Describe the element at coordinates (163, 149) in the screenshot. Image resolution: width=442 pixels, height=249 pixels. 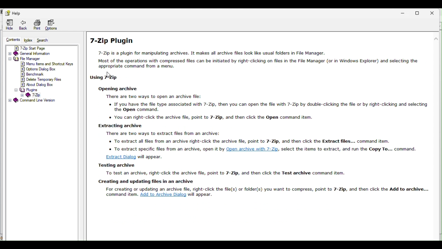
I see `o To extract specific files from an archive, open It by` at that location.